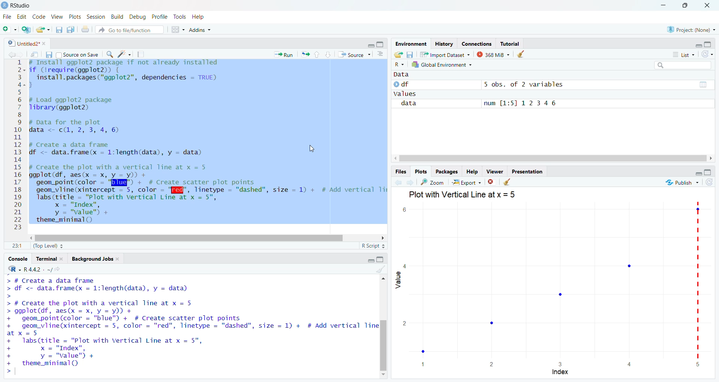 The image size is (719, 382). I want to click on minimise, so click(697, 44).